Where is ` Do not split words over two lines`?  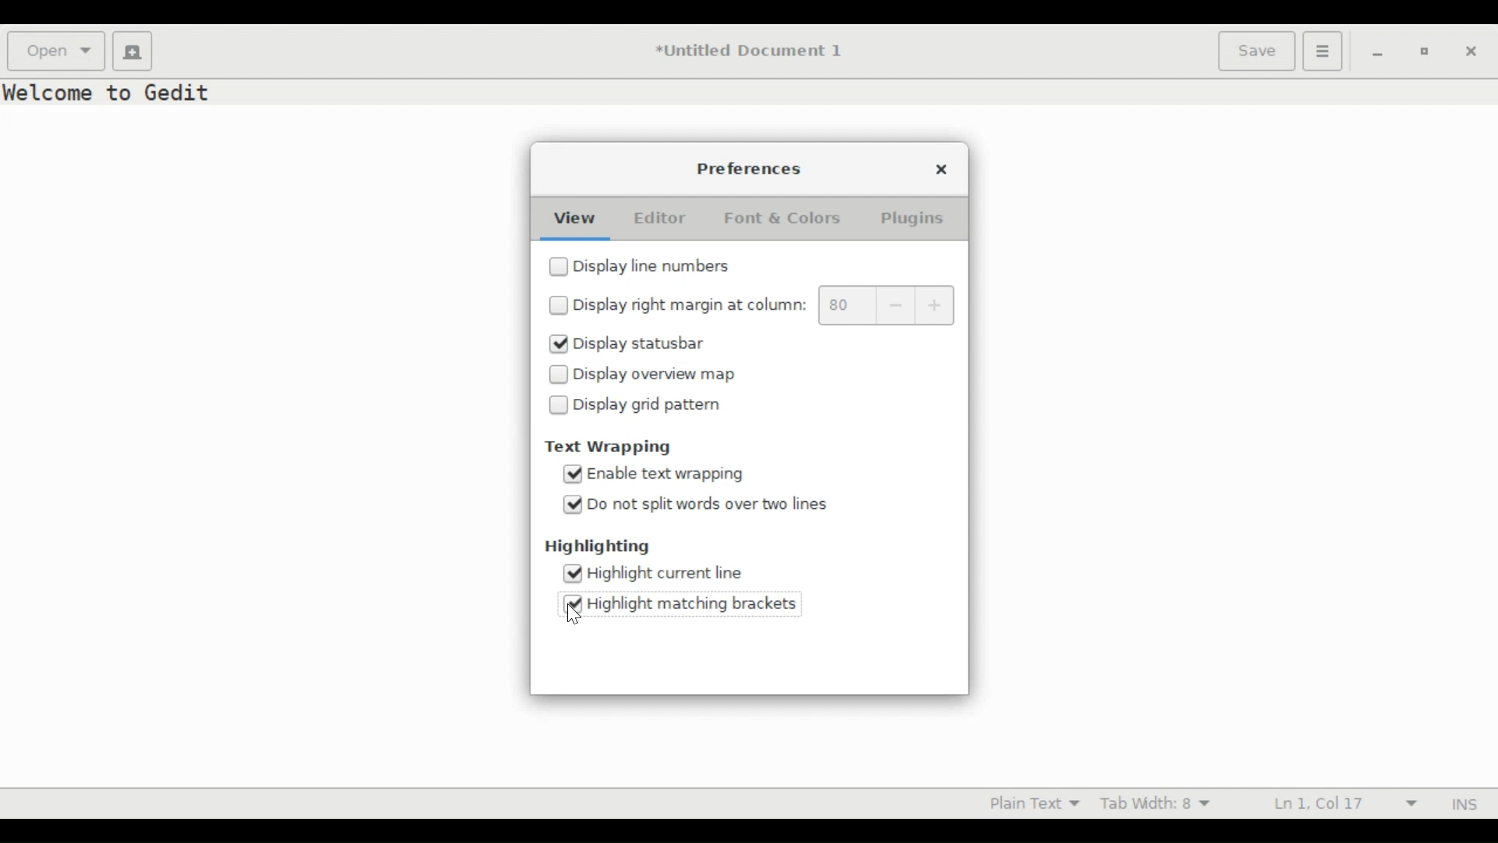
 Do not split words over two lines is located at coordinates (728, 505).